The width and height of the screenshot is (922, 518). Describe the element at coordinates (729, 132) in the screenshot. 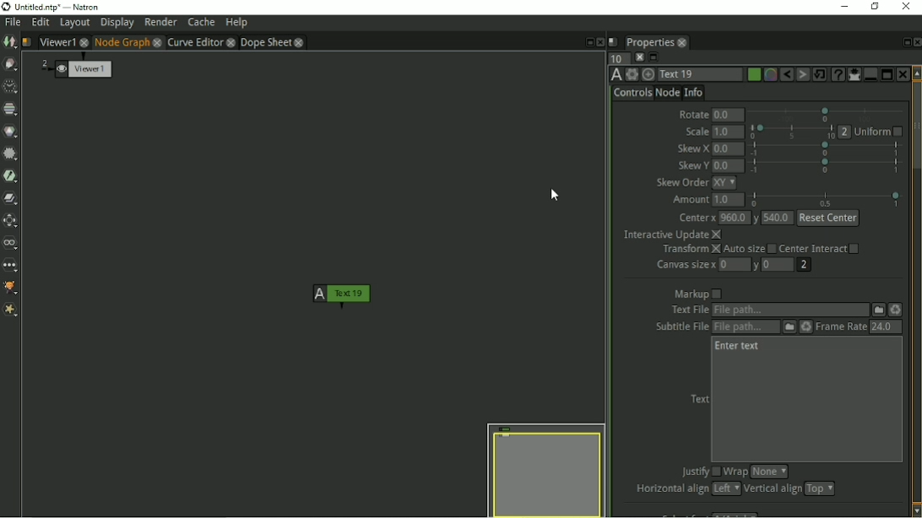

I see `1.0` at that location.